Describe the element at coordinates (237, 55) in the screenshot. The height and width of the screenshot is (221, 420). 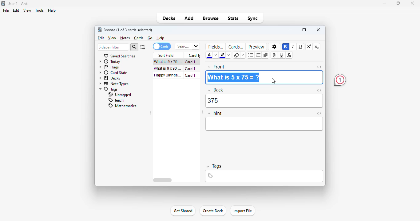
I see `remove formatting` at that location.